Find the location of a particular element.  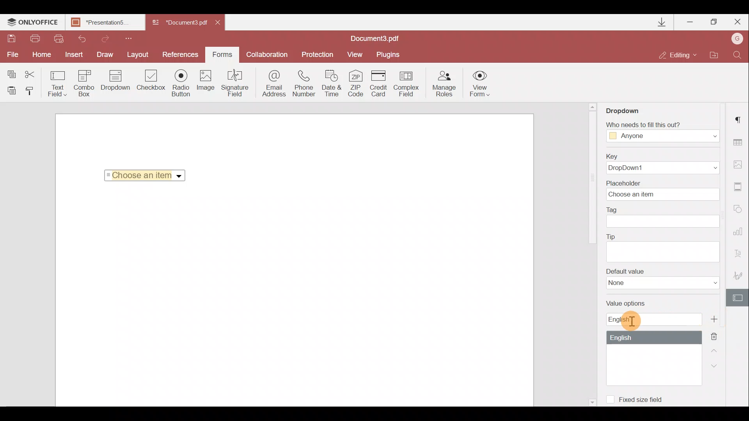

Phone number is located at coordinates (305, 84).